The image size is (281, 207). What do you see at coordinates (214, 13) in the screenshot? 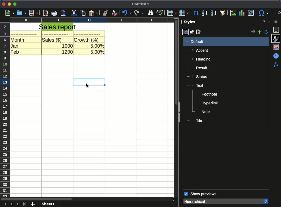
I see `descending ` at bounding box center [214, 13].